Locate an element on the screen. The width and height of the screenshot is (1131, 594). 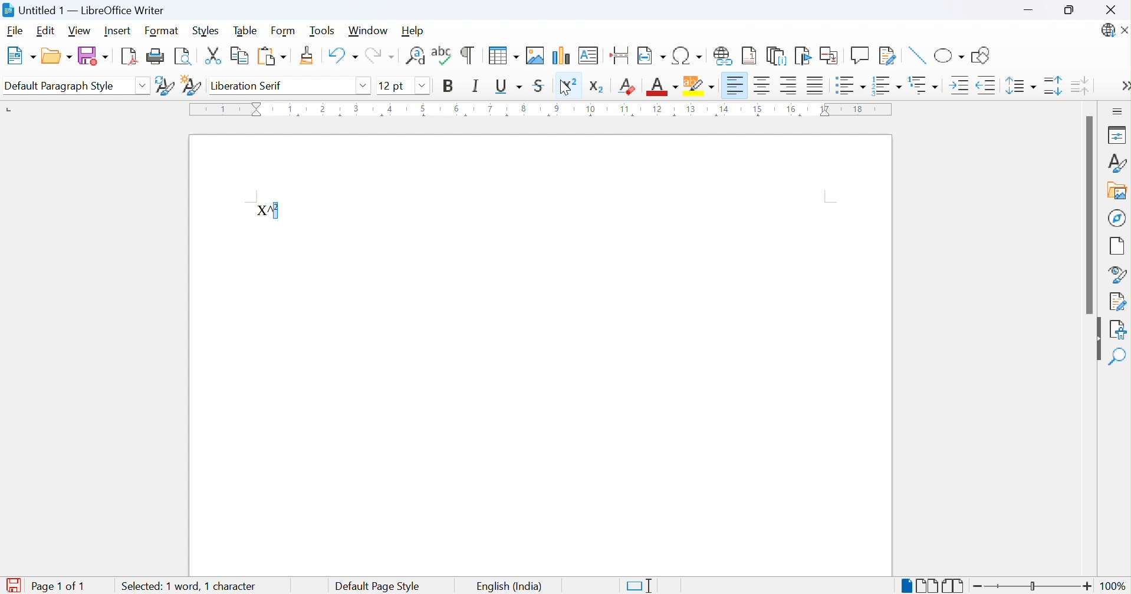
X^2 is located at coordinates (269, 211).